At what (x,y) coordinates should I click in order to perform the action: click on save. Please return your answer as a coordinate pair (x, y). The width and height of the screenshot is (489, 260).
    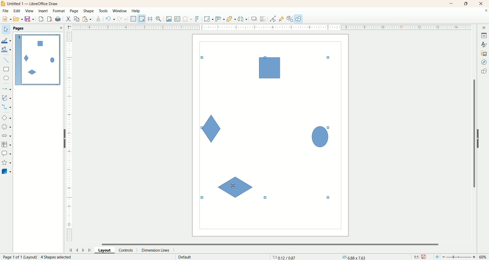
    Looking at the image, I should click on (30, 19).